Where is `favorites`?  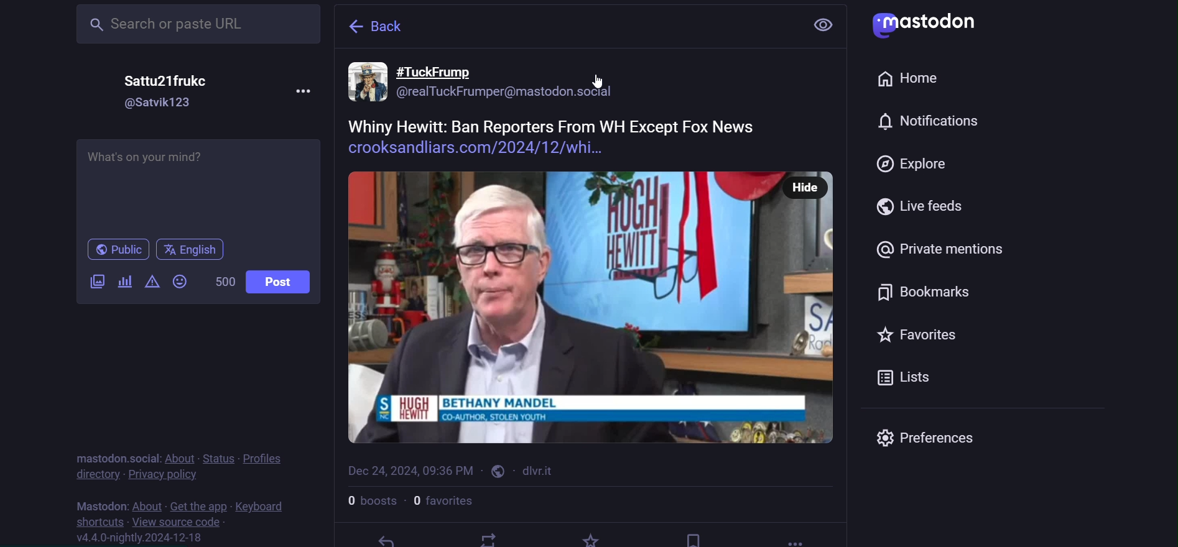
favorites is located at coordinates (444, 500).